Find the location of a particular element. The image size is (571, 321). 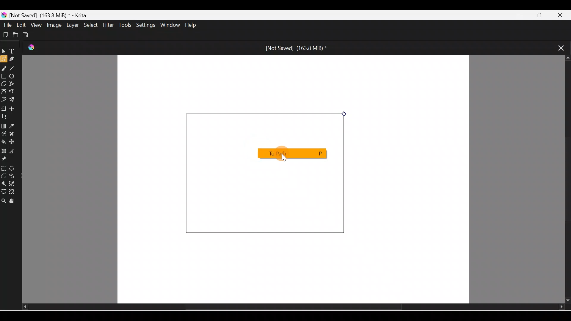

Reference images tool is located at coordinates (7, 160).